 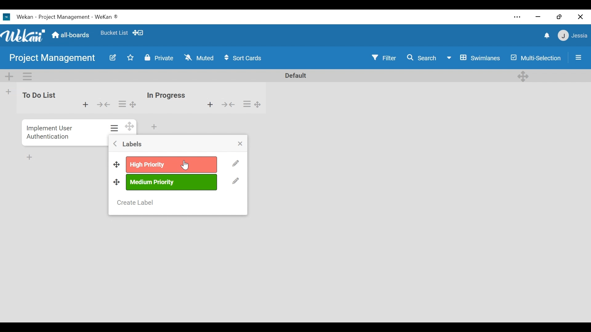 What do you see at coordinates (69, 17) in the screenshot?
I see `Wekan - Project Management - WeKan ®` at bounding box center [69, 17].